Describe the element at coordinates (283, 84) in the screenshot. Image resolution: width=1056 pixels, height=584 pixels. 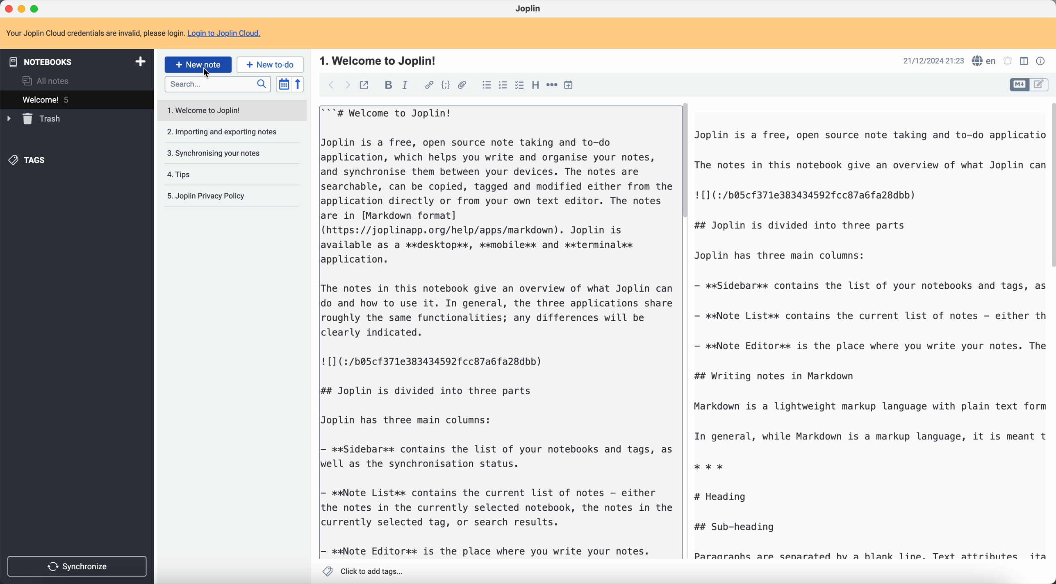
I see `toggle sort order field` at that location.